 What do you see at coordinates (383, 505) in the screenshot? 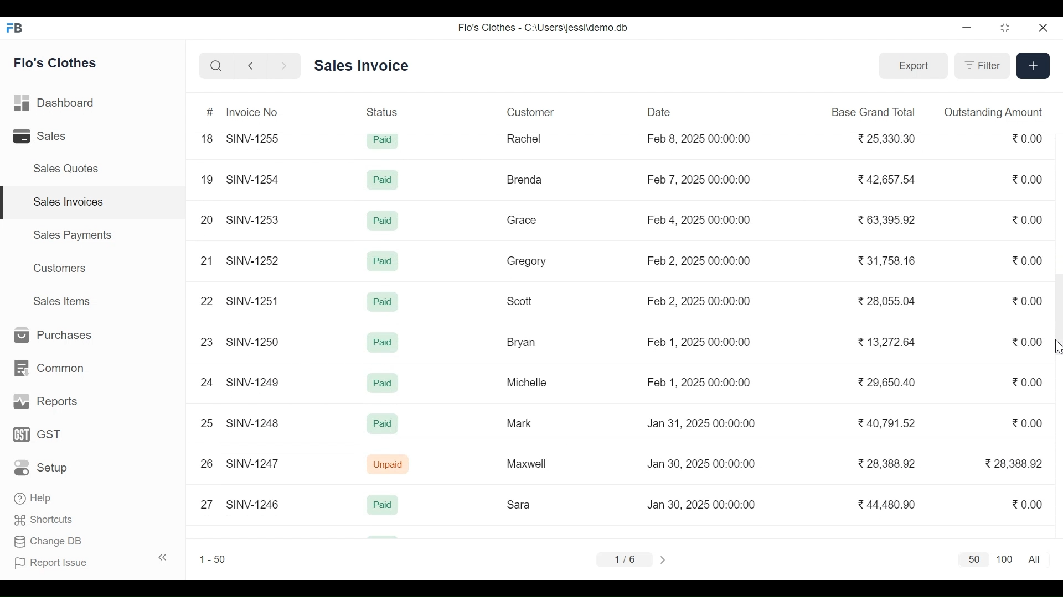
I see `Paid` at bounding box center [383, 505].